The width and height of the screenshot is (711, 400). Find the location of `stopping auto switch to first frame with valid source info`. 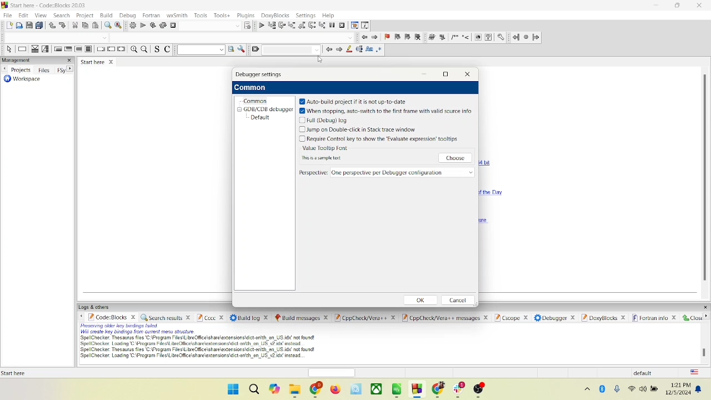

stopping auto switch to first frame with valid source info is located at coordinates (388, 111).